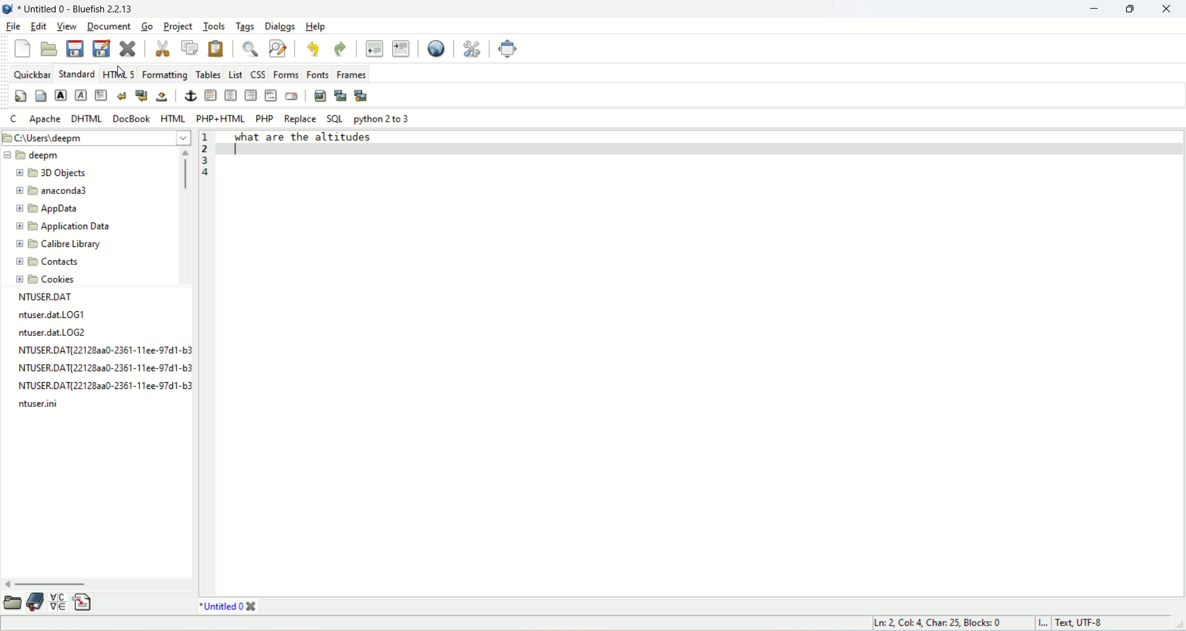 Image resolution: width=1186 pixels, height=631 pixels. What do you see at coordinates (35, 601) in the screenshot?
I see `documentation` at bounding box center [35, 601].